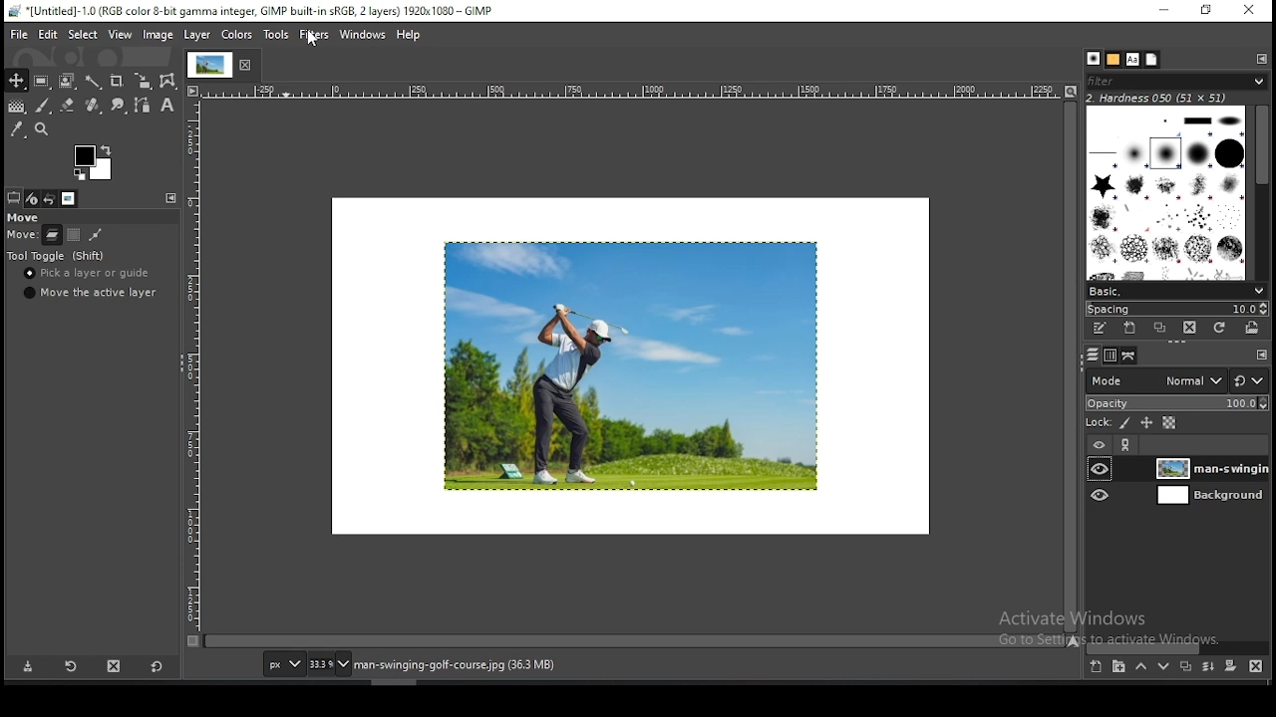 The width and height of the screenshot is (1276, 717). I want to click on save tool preset, so click(29, 667).